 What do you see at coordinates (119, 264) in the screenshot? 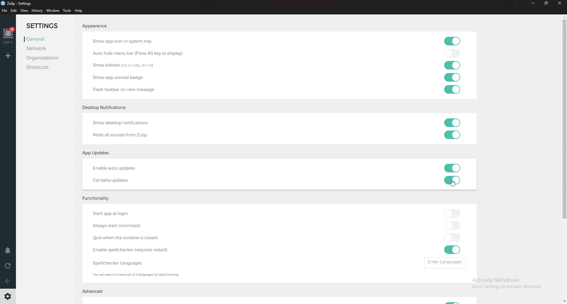
I see `Spell checker language` at bounding box center [119, 264].